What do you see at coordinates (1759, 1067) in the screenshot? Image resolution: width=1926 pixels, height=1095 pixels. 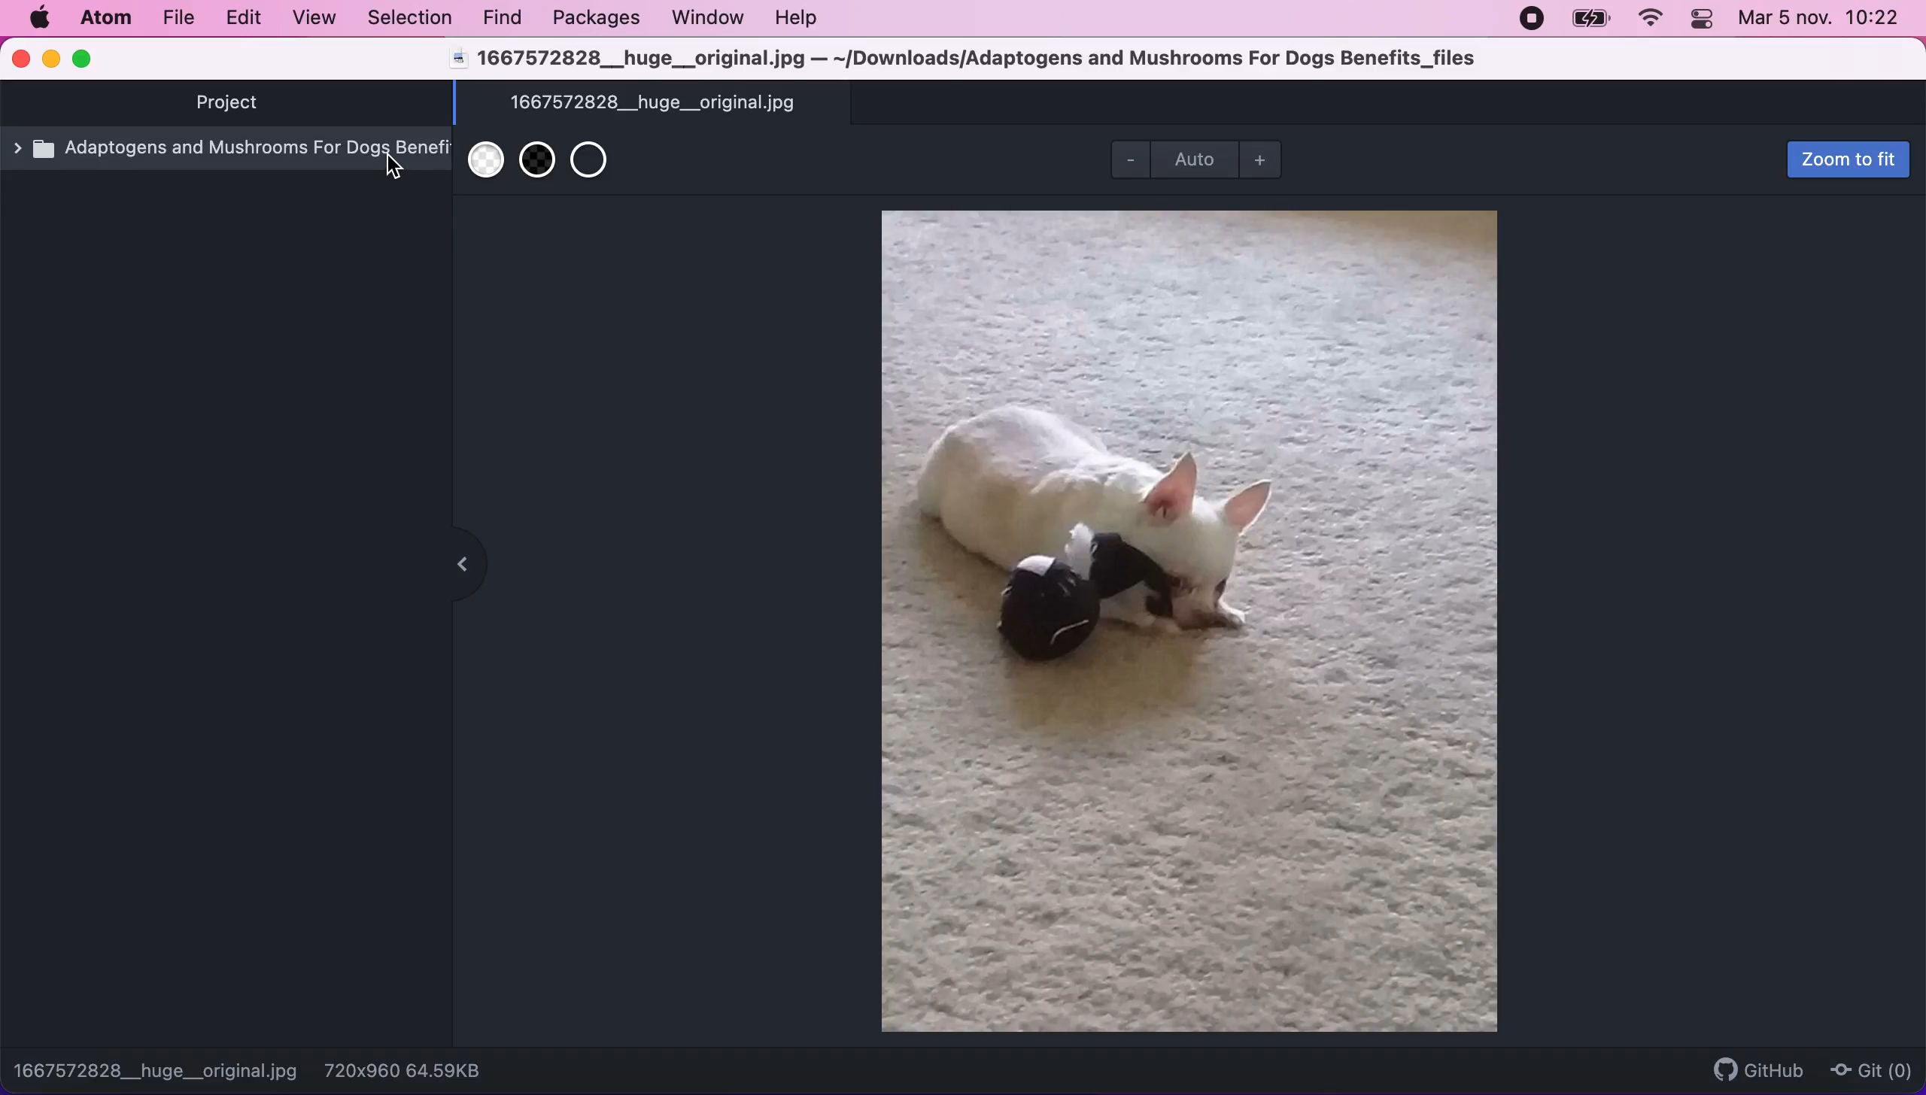 I see `github` at bounding box center [1759, 1067].